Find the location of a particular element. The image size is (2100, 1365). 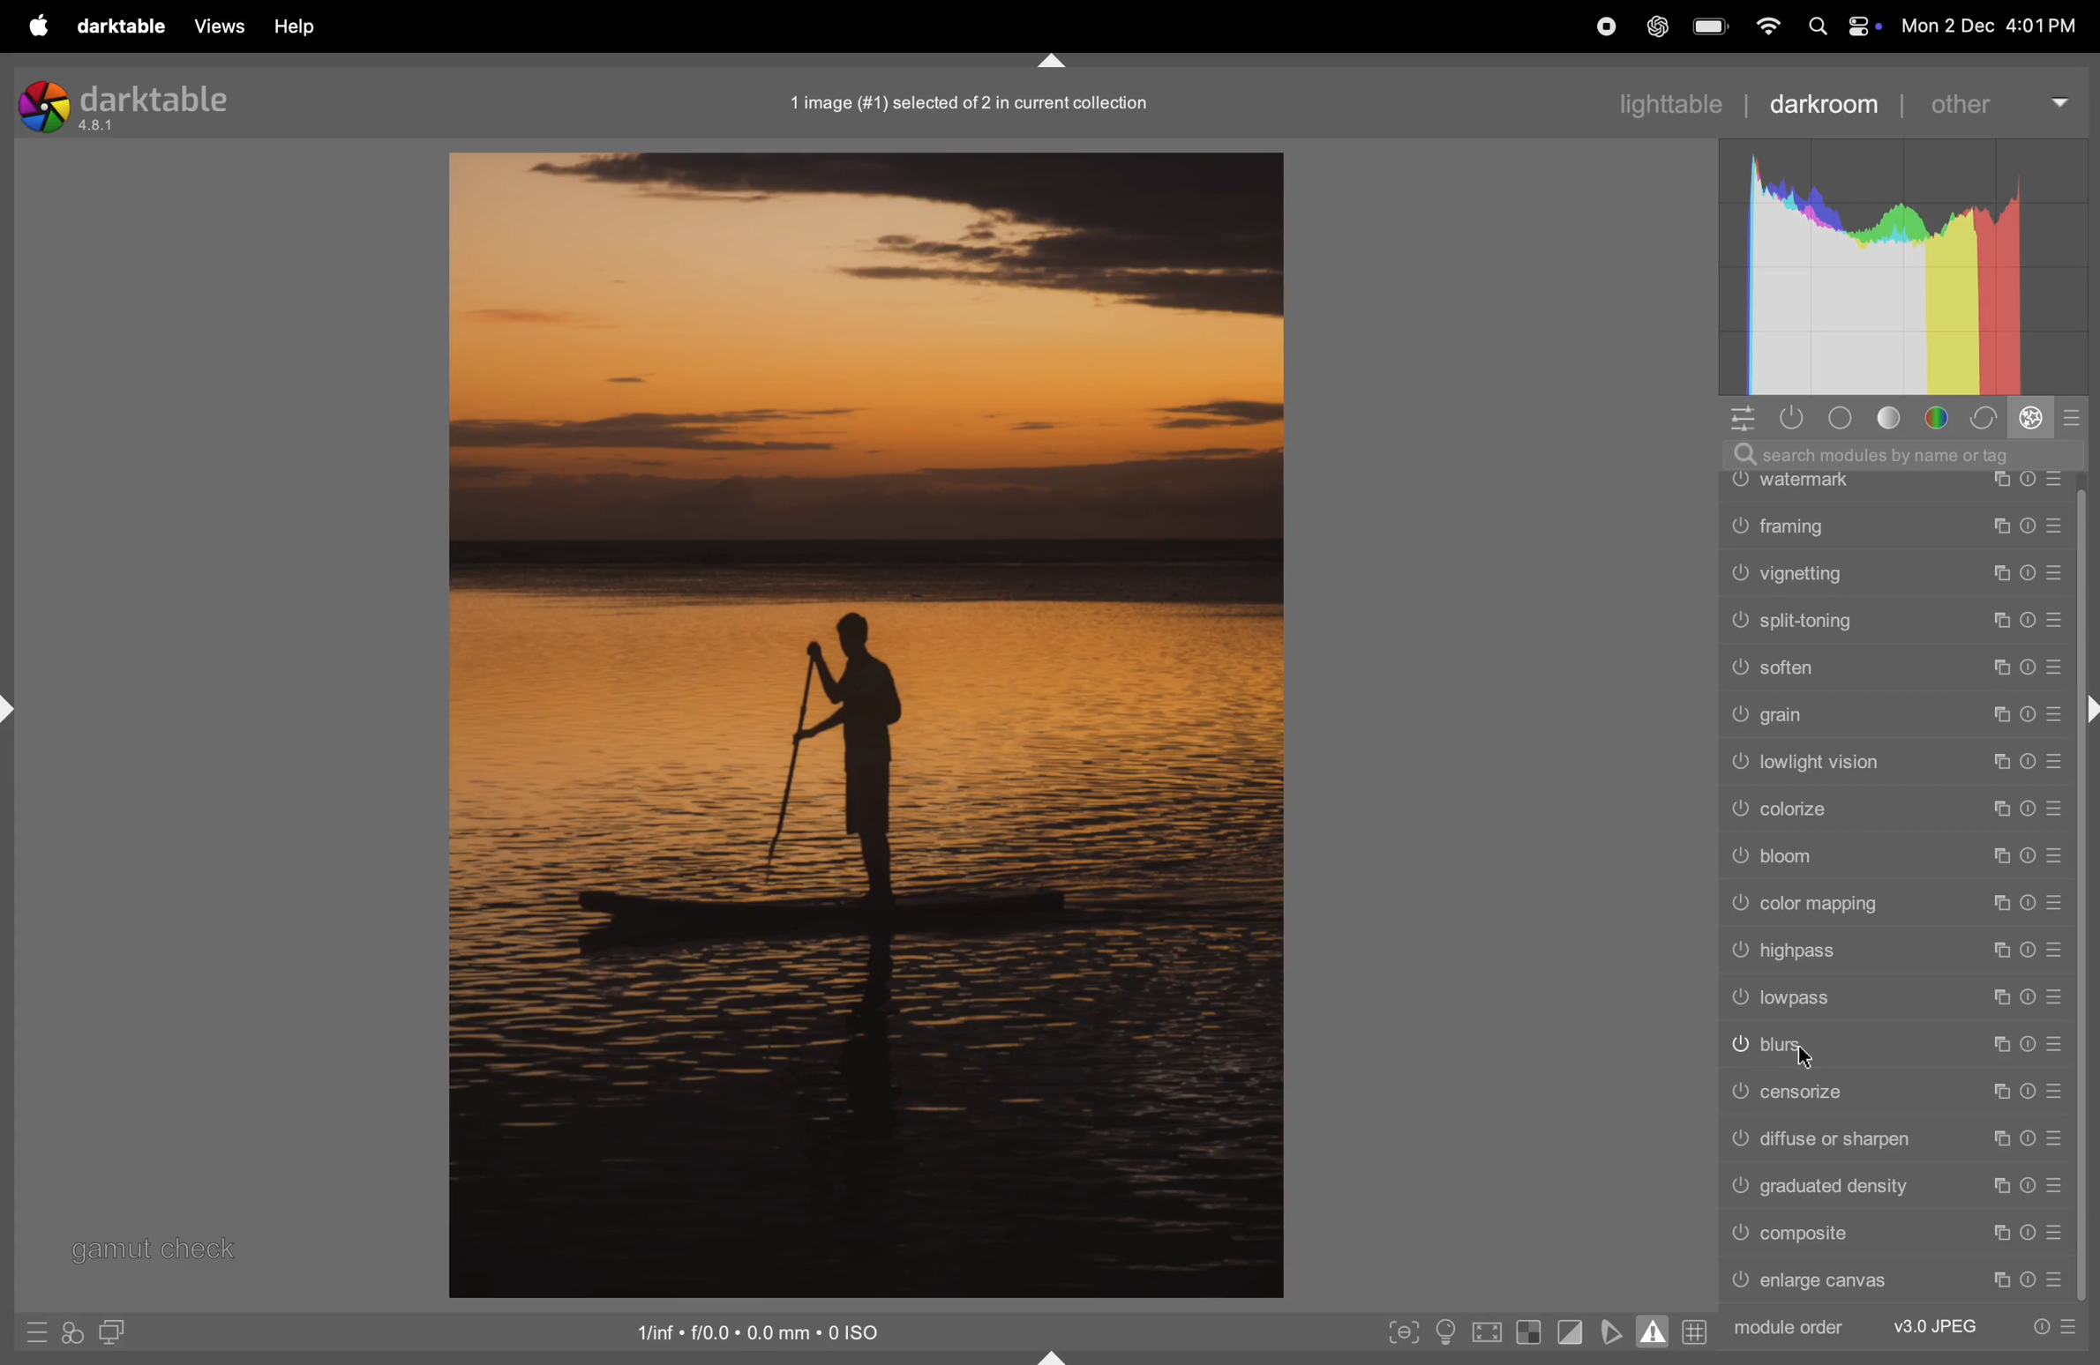

image is located at coordinates (860, 726).